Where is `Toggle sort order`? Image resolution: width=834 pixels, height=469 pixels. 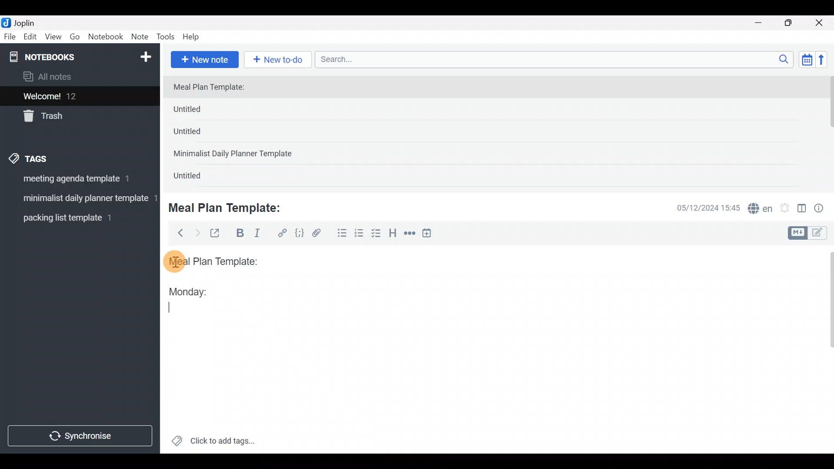
Toggle sort order is located at coordinates (807, 60).